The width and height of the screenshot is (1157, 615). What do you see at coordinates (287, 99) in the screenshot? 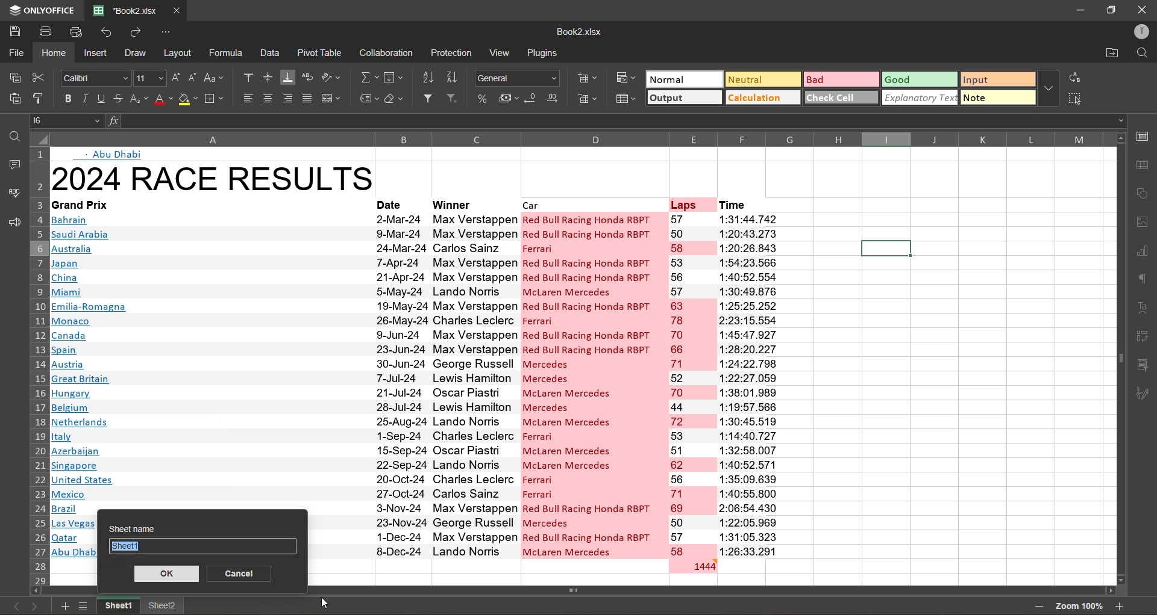
I see `align right` at bounding box center [287, 99].